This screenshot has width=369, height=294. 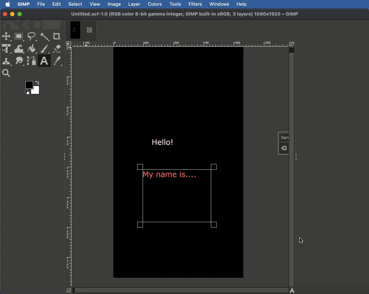 I want to click on Crop, so click(x=57, y=36).